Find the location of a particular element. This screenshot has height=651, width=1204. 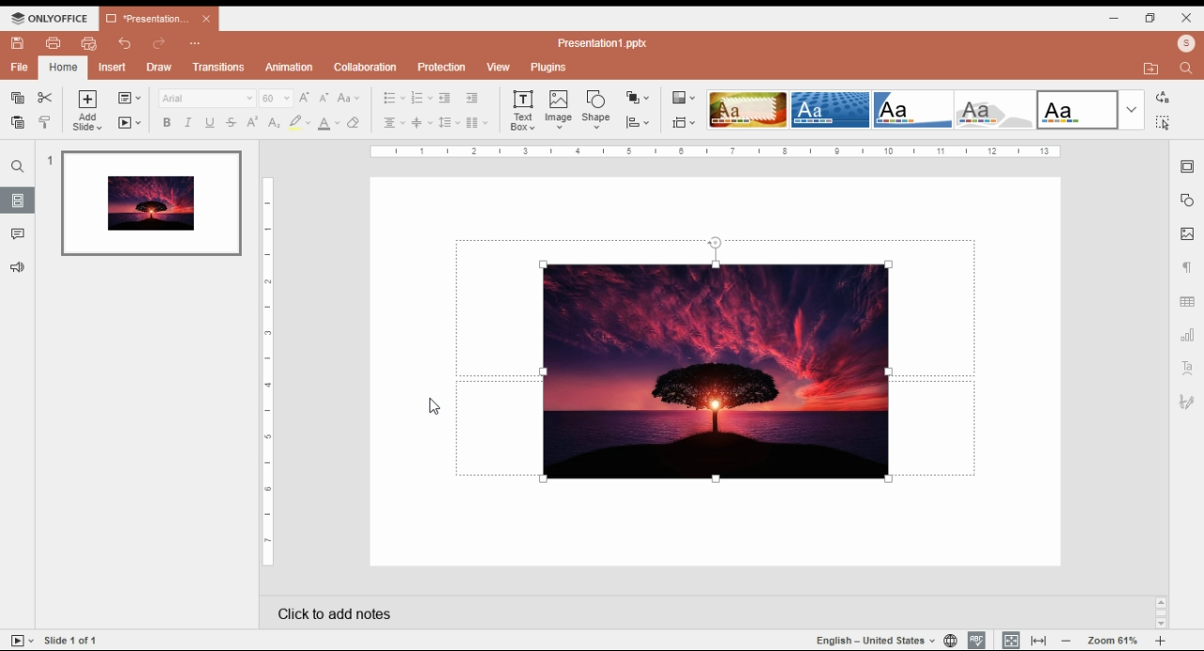

paragraph settings is located at coordinates (1186, 267).